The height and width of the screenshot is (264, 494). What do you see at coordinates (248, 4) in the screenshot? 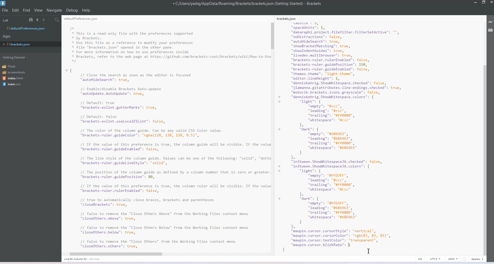
I see `C:/Users/yashg/AppData/Roaming/Brackets/brackets json (Getting Started) - Brackets` at bounding box center [248, 4].